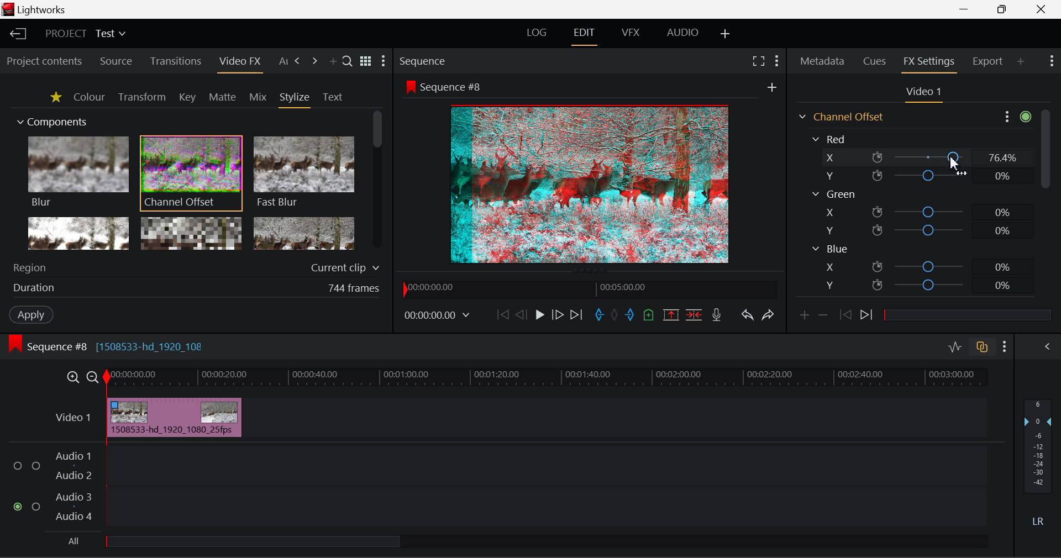 The height and width of the screenshot is (558, 1061). Describe the element at coordinates (955, 155) in the screenshot. I see `MOUSE_UP Cursor Position` at that location.